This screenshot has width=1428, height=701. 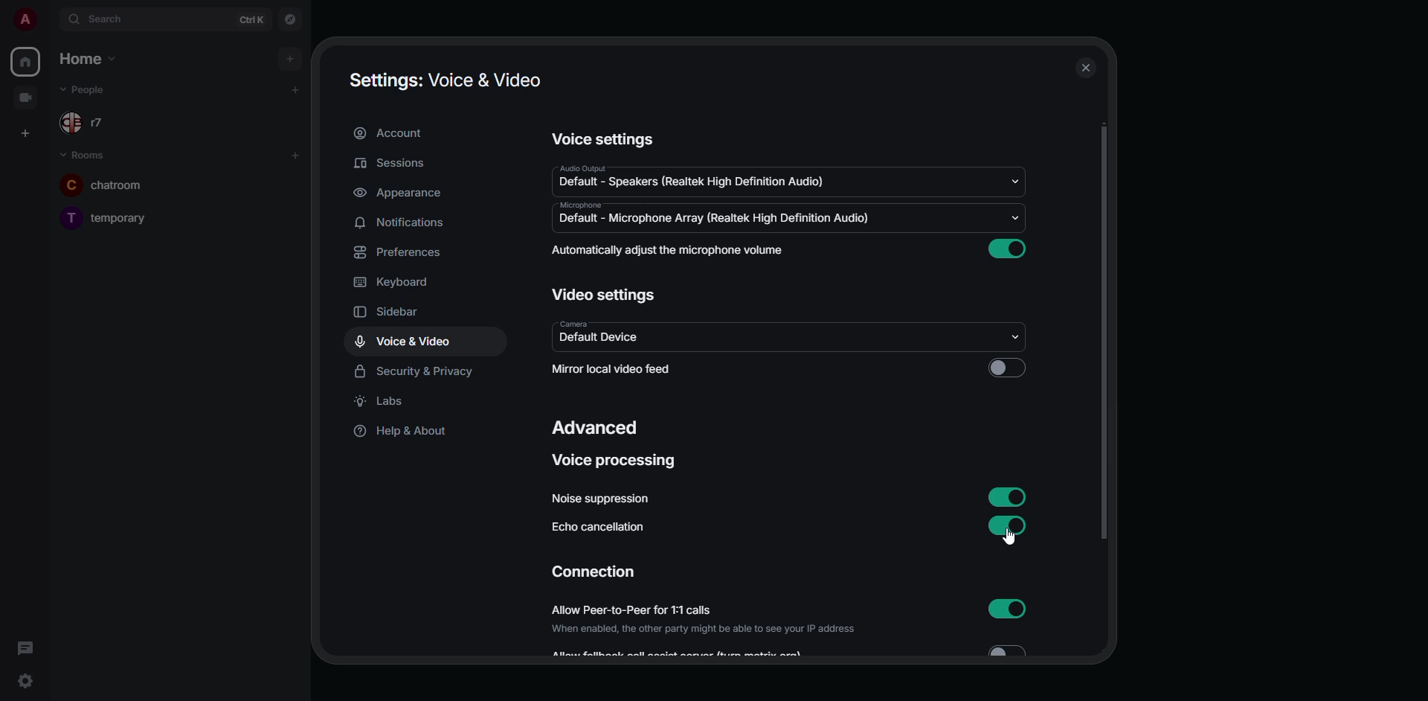 I want to click on settings voice & video, so click(x=446, y=80).